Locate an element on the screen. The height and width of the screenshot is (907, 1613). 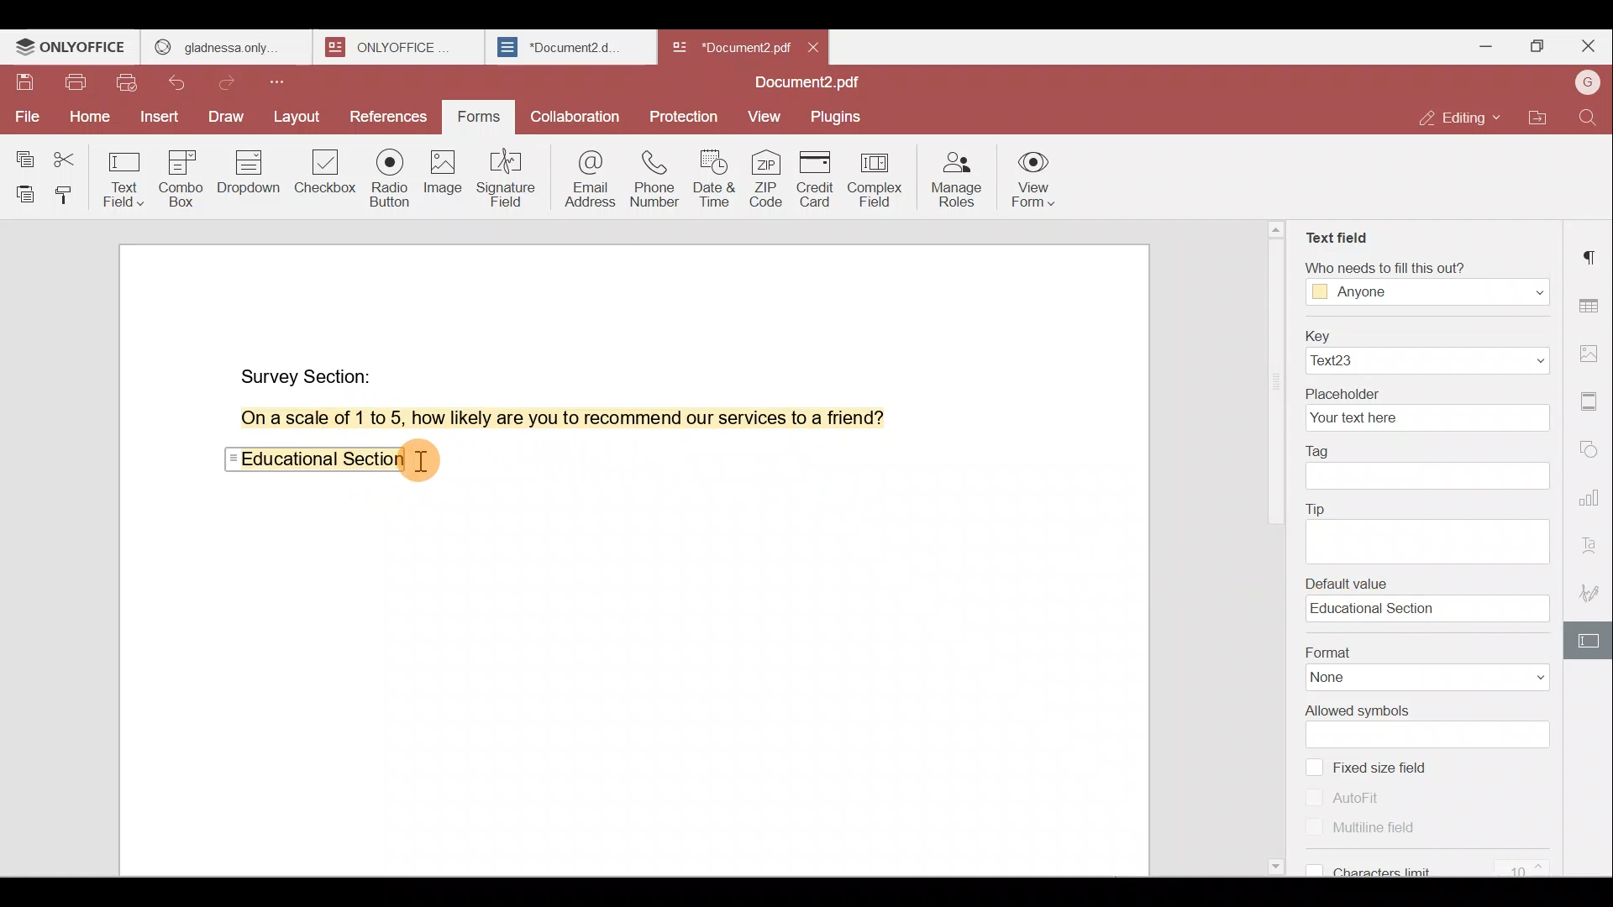
On a scale of 1 to 5, how likely are you to recommend our services to a friend? is located at coordinates (544, 418).